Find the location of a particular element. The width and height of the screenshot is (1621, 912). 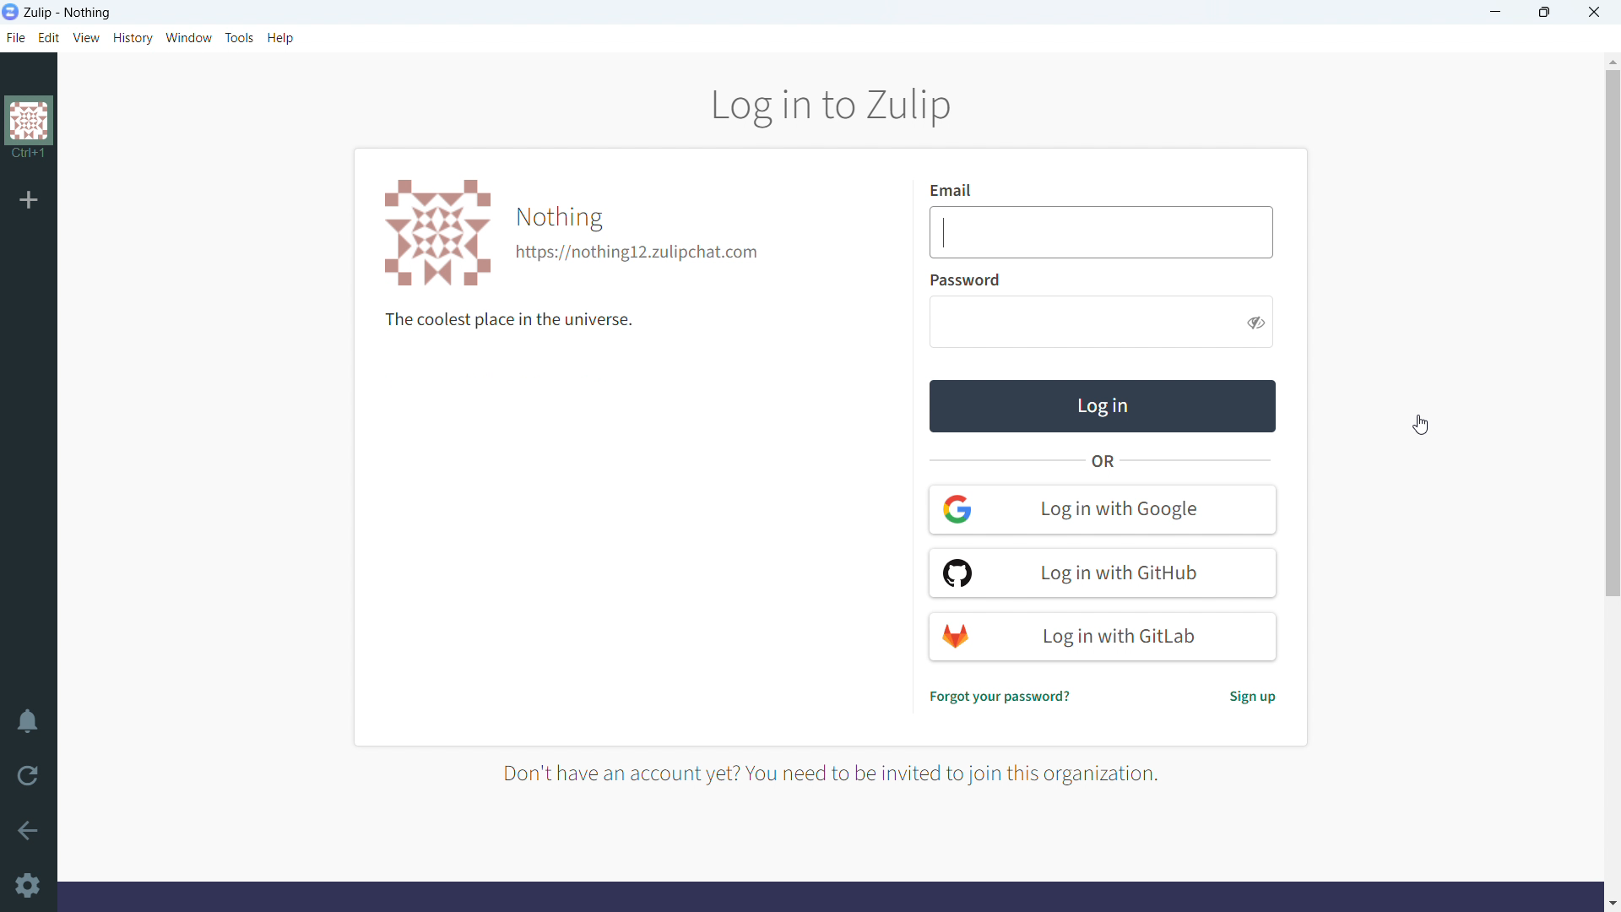

on screen message is located at coordinates (845, 773).